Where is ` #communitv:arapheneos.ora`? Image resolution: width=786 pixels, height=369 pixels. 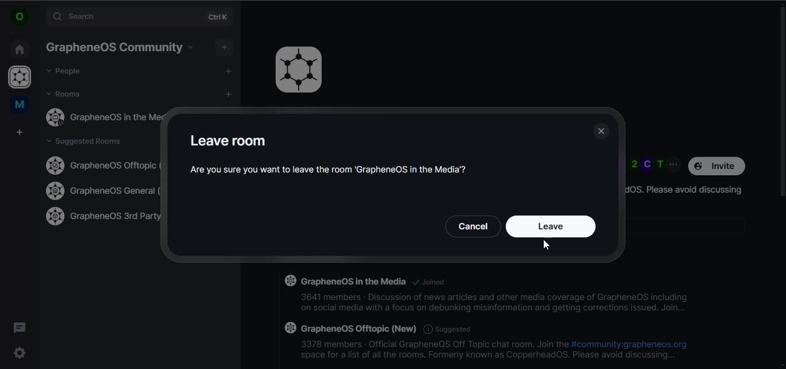  #communitv:arapheneos.ora is located at coordinates (629, 344).